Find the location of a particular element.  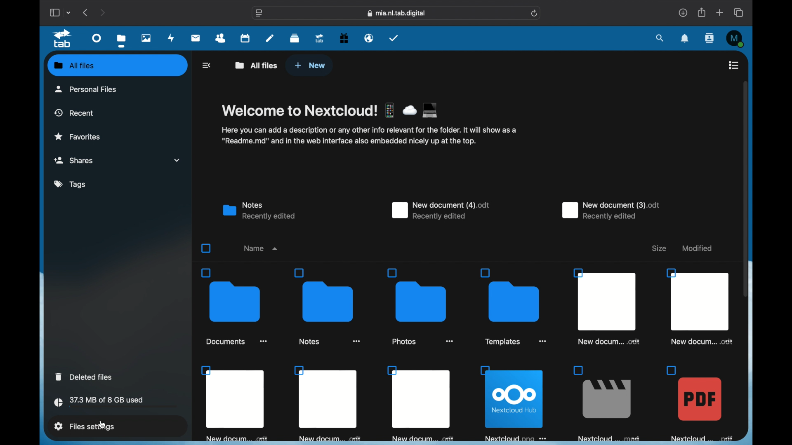

all files is located at coordinates (74, 65).